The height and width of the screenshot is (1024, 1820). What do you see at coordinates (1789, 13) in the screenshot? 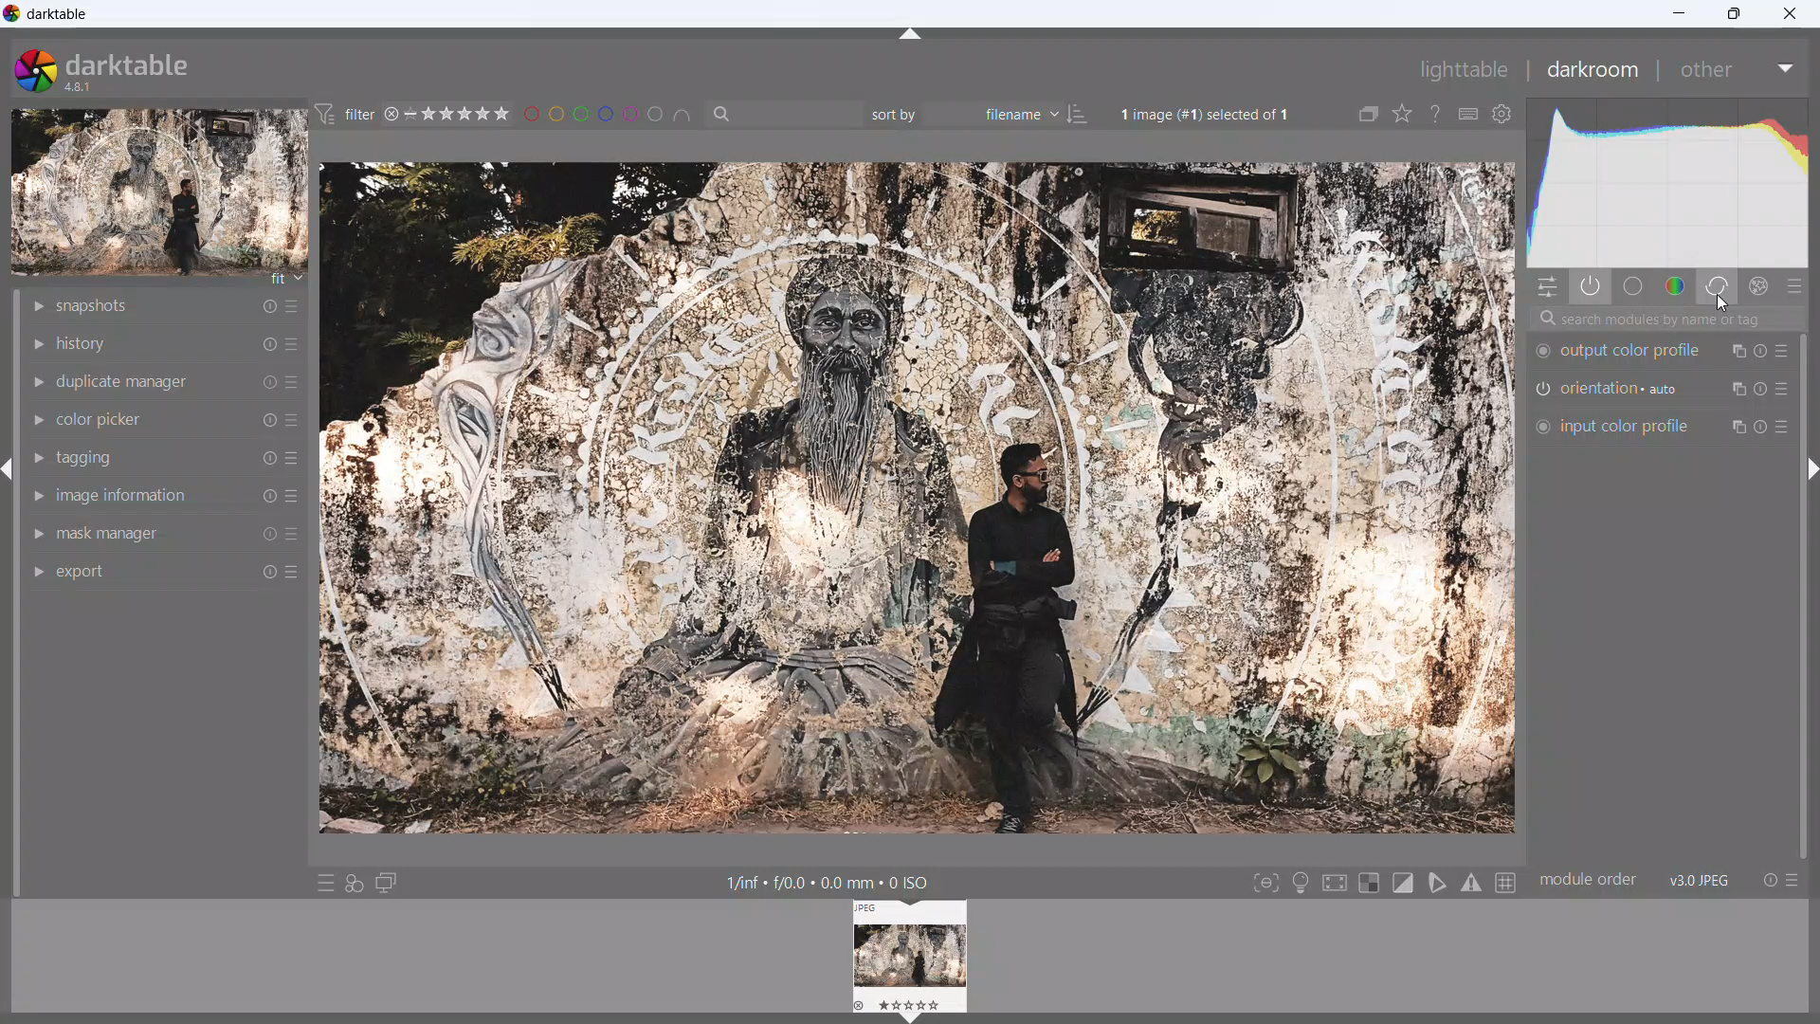
I see `close` at bounding box center [1789, 13].